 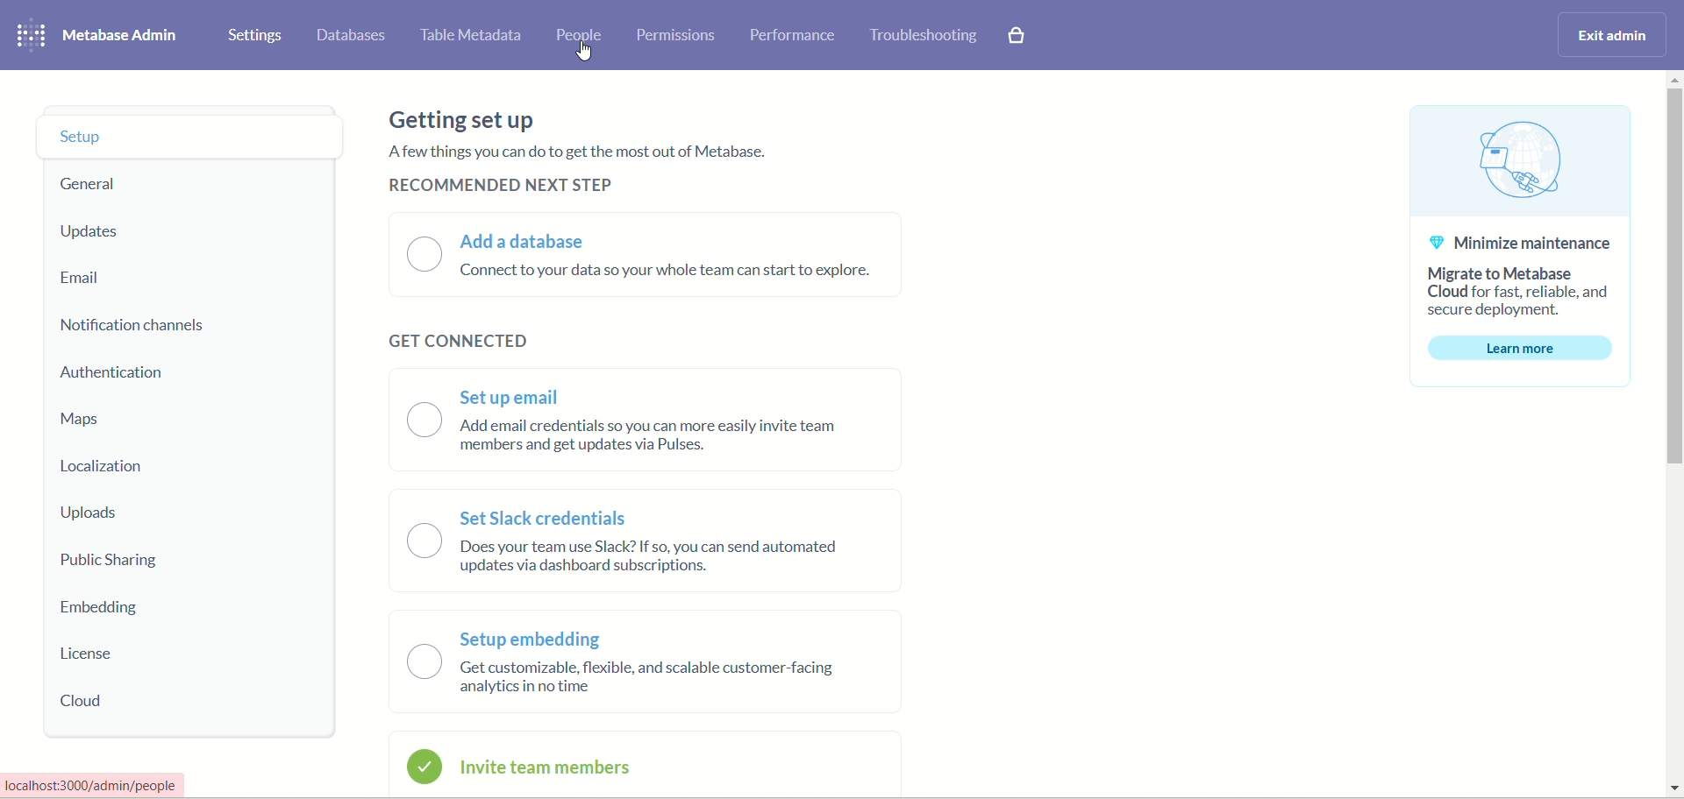 What do you see at coordinates (115, 561) in the screenshot?
I see `public sharing` at bounding box center [115, 561].